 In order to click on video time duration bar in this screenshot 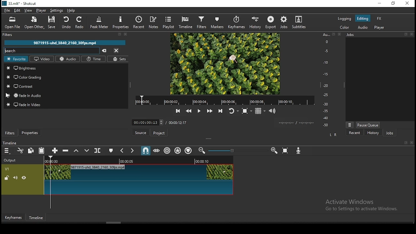, I will do `click(225, 100)`.